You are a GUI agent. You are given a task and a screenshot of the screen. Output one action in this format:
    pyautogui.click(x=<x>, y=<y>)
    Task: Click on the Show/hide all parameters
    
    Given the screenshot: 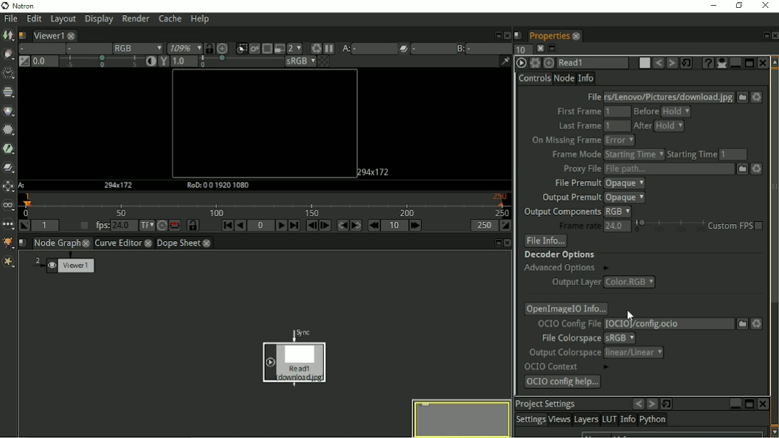 What is the action you would take?
    pyautogui.click(x=722, y=62)
    